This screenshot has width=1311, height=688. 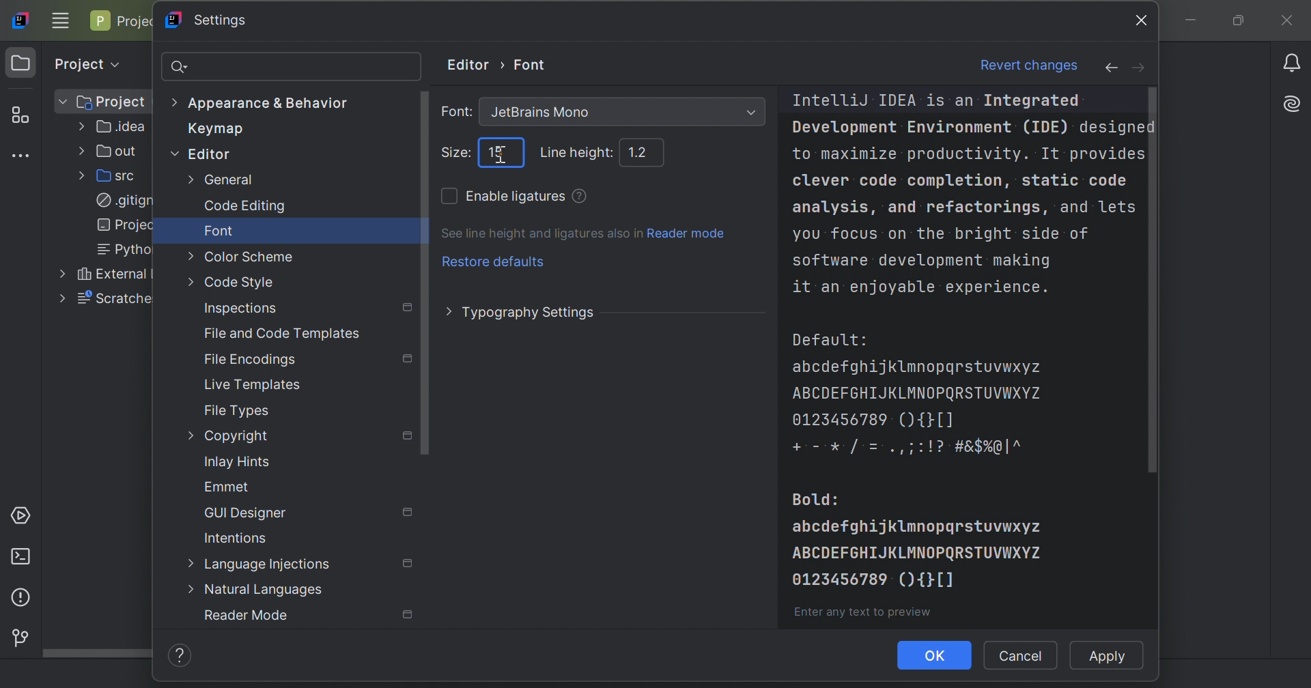 I want to click on Code editing, so click(x=246, y=207).